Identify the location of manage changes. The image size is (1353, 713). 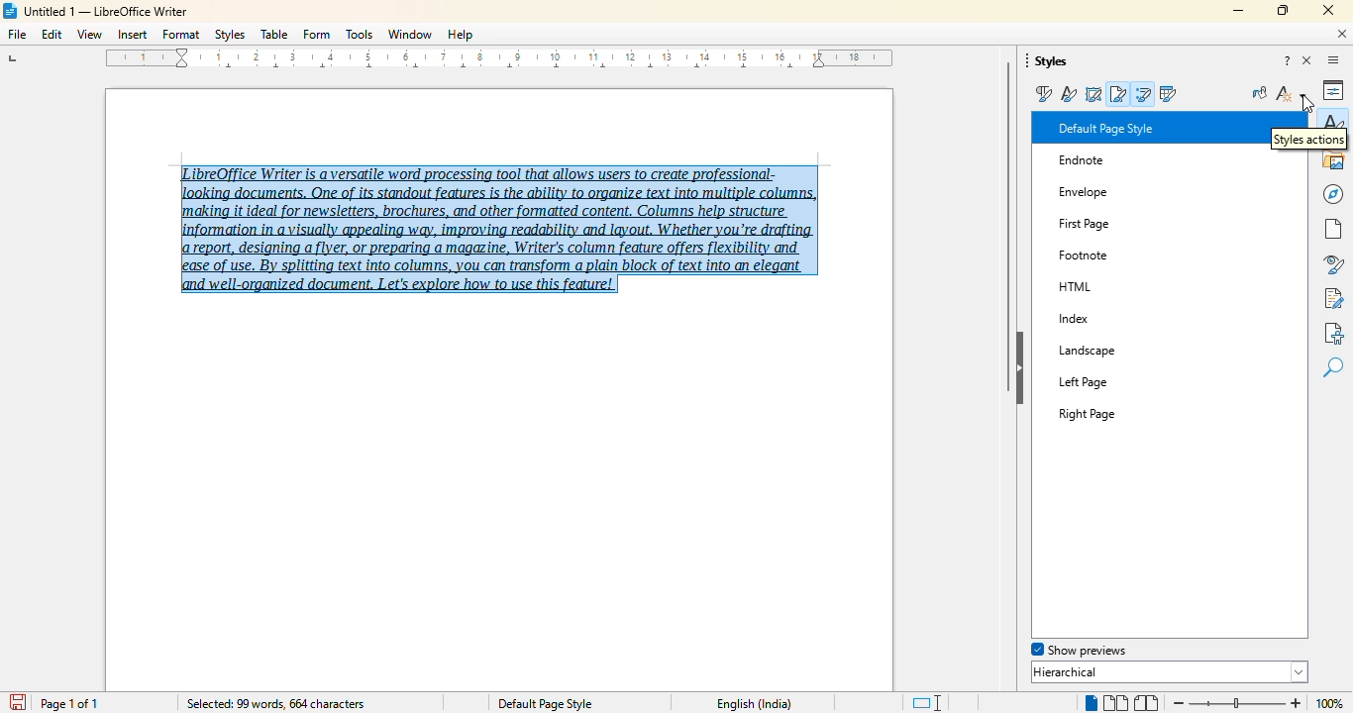
(1333, 298).